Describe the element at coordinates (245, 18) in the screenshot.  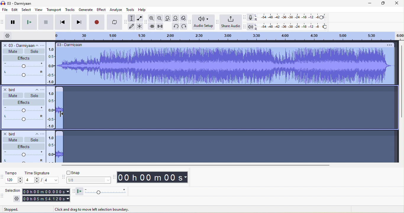
I see `audacity recording meter toolbar` at that location.